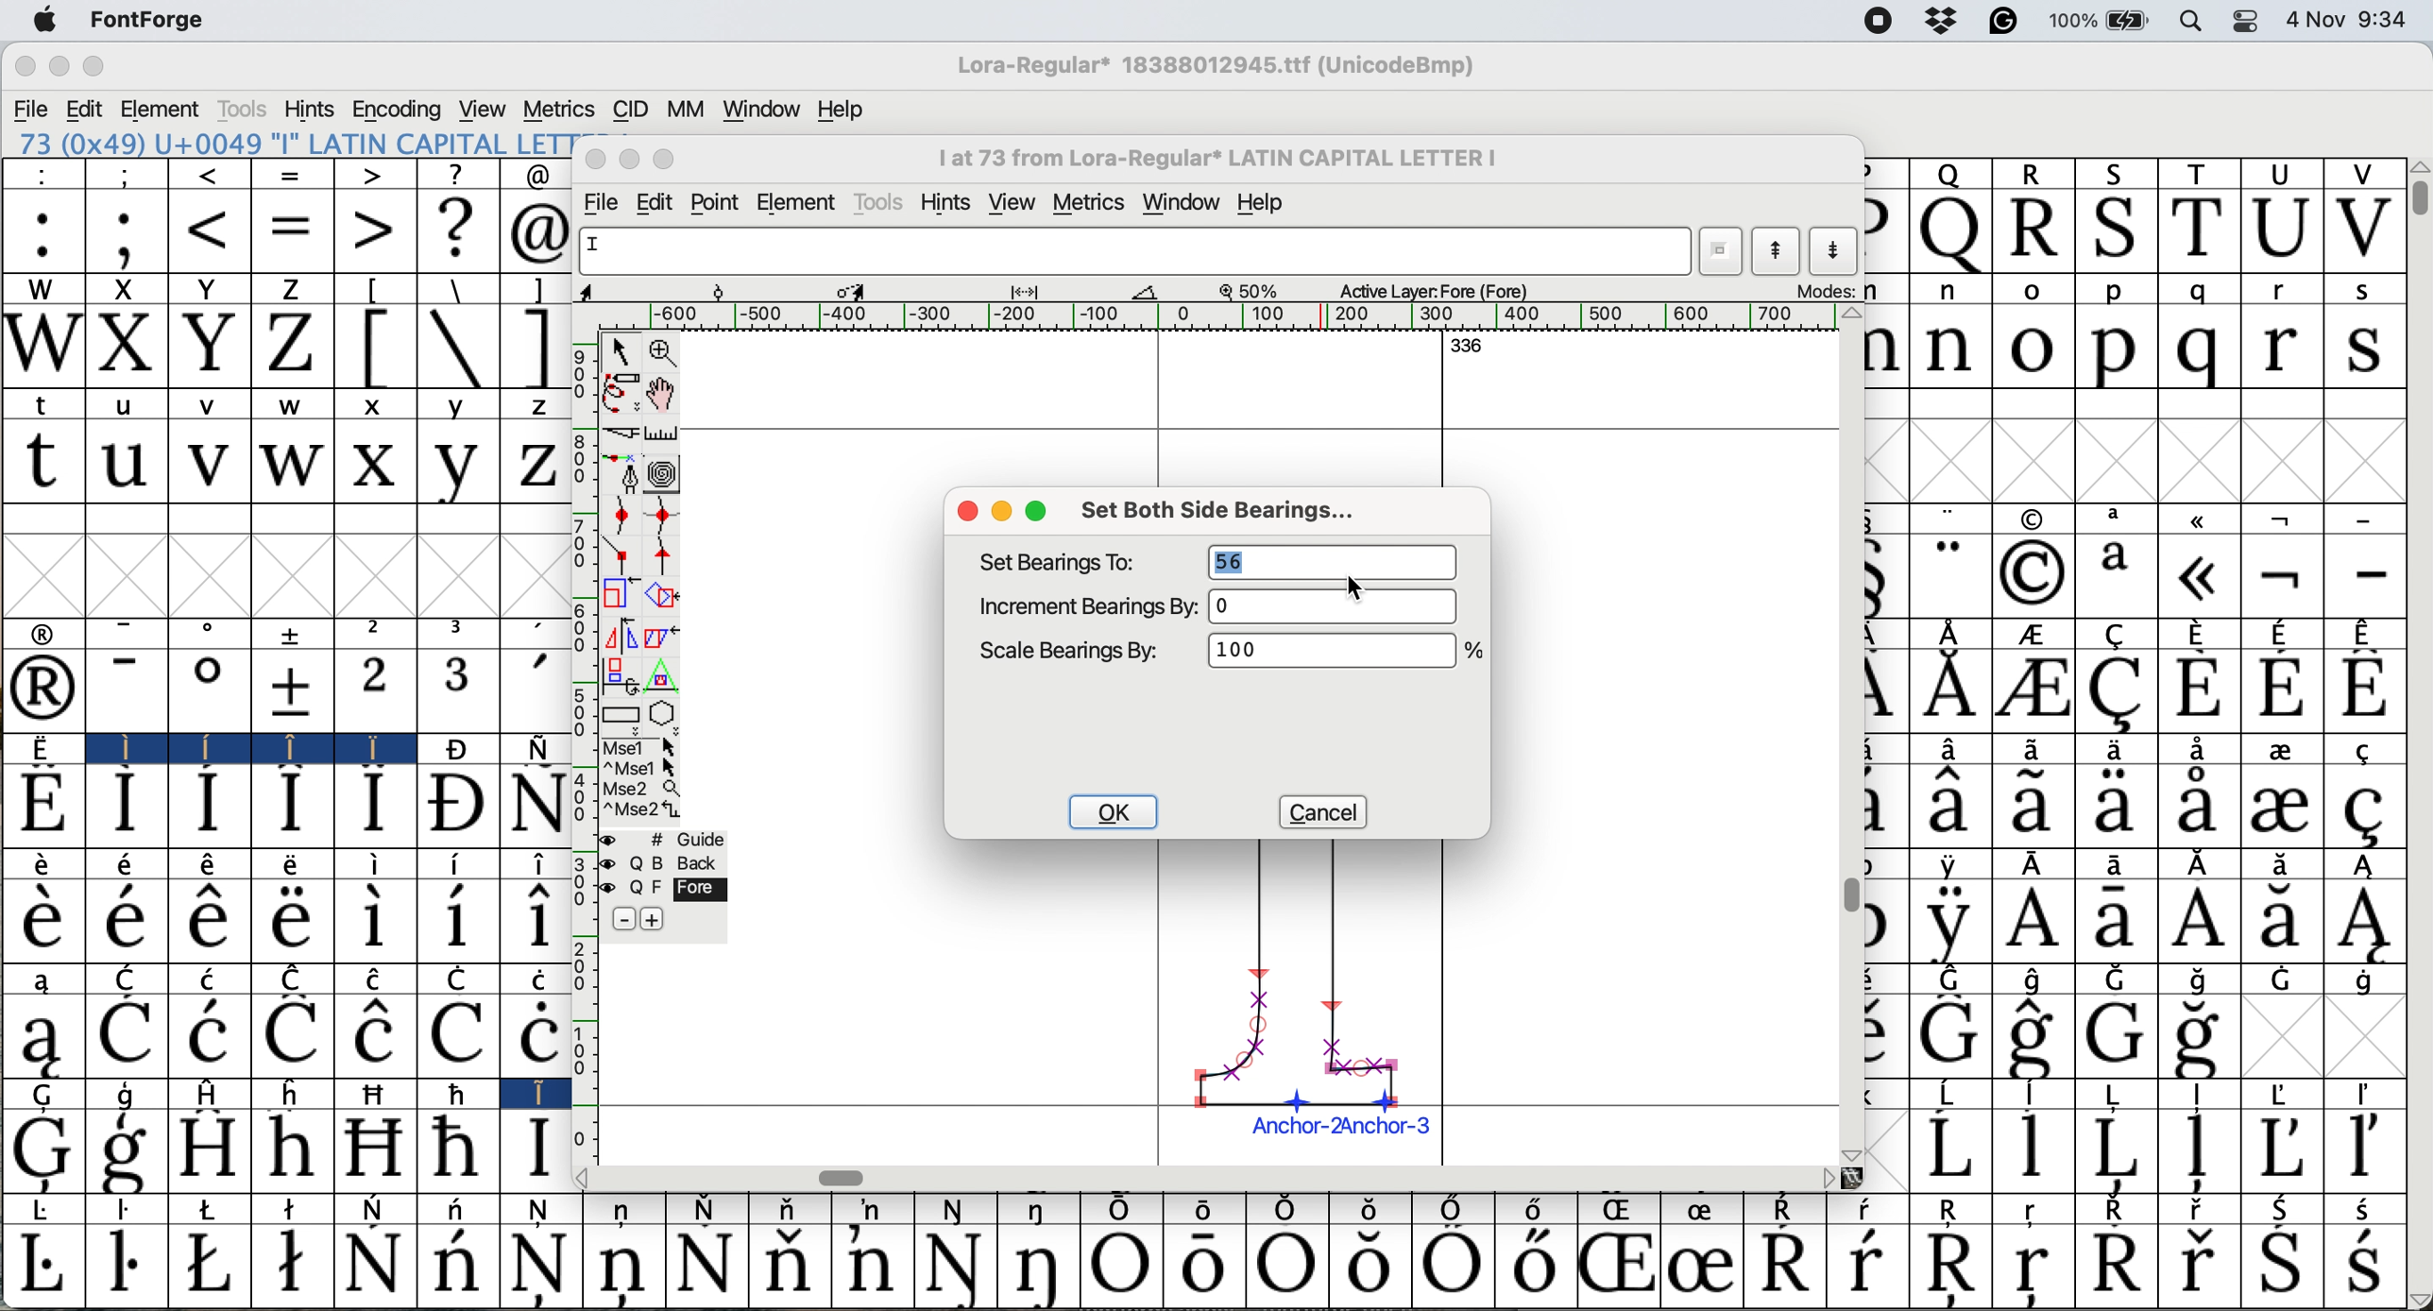 The height and width of the screenshot is (1311, 2433). I want to click on =, so click(293, 234).